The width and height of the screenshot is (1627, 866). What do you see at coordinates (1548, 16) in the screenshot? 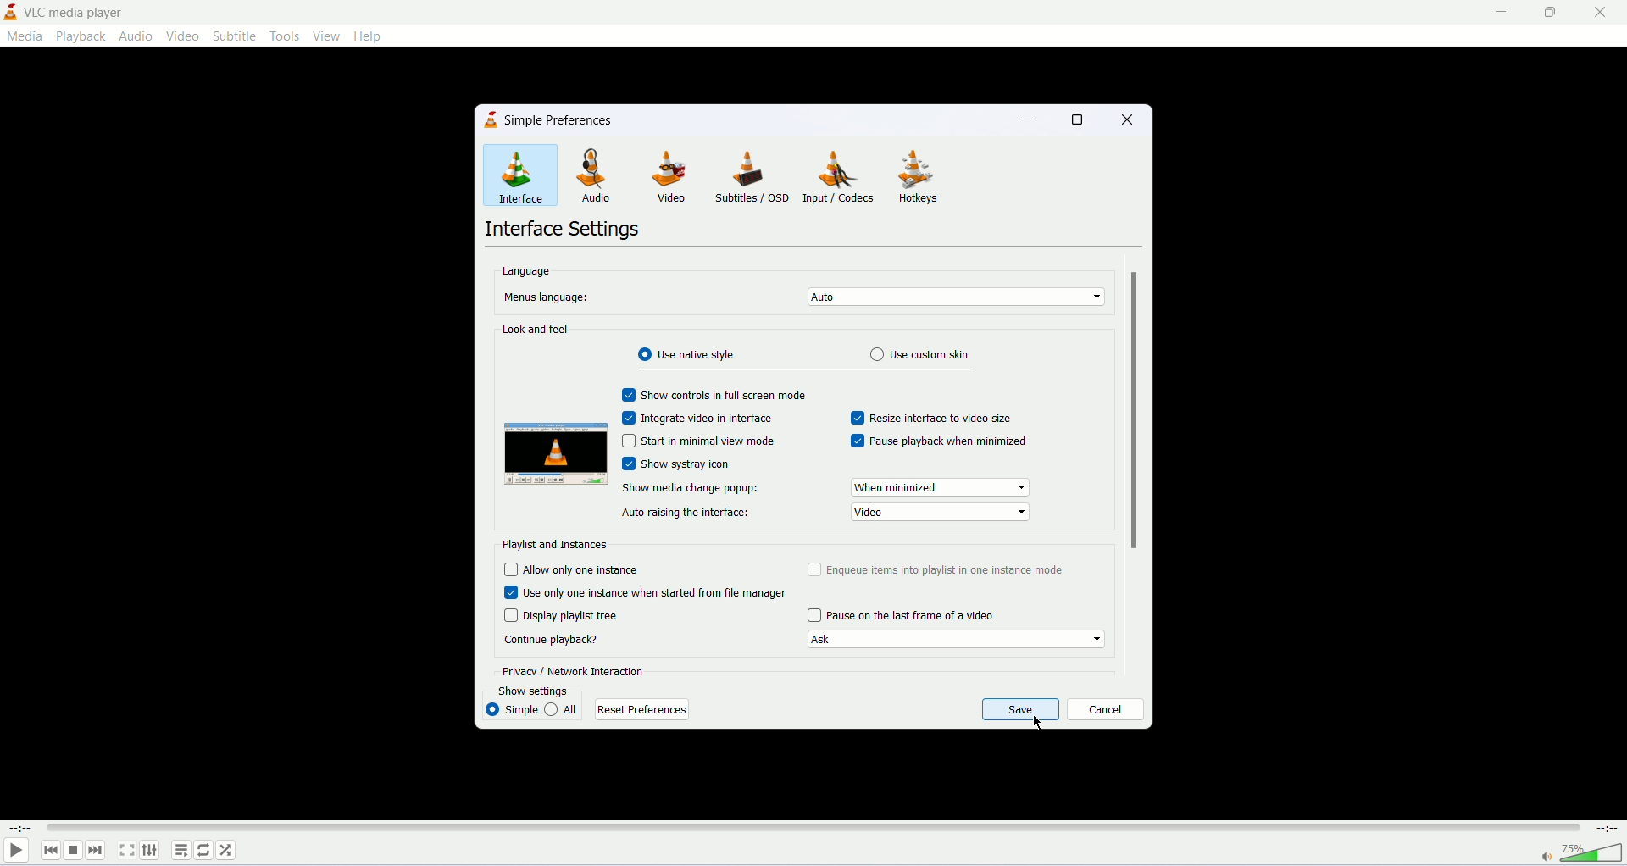
I see `maximize` at bounding box center [1548, 16].